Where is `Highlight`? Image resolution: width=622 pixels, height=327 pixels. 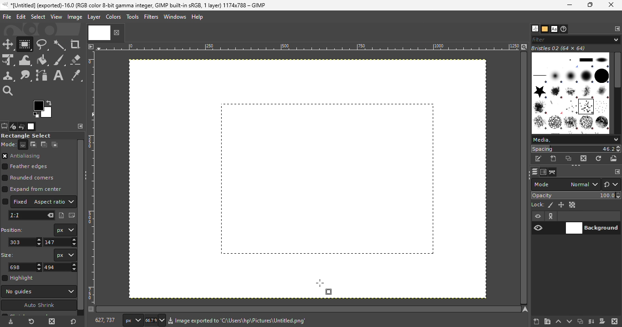
Highlight is located at coordinates (20, 278).